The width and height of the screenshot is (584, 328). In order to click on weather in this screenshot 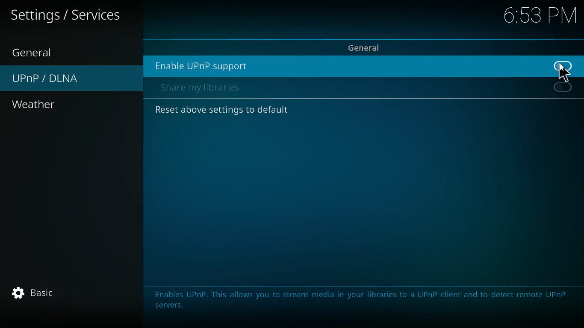, I will do `click(47, 105)`.